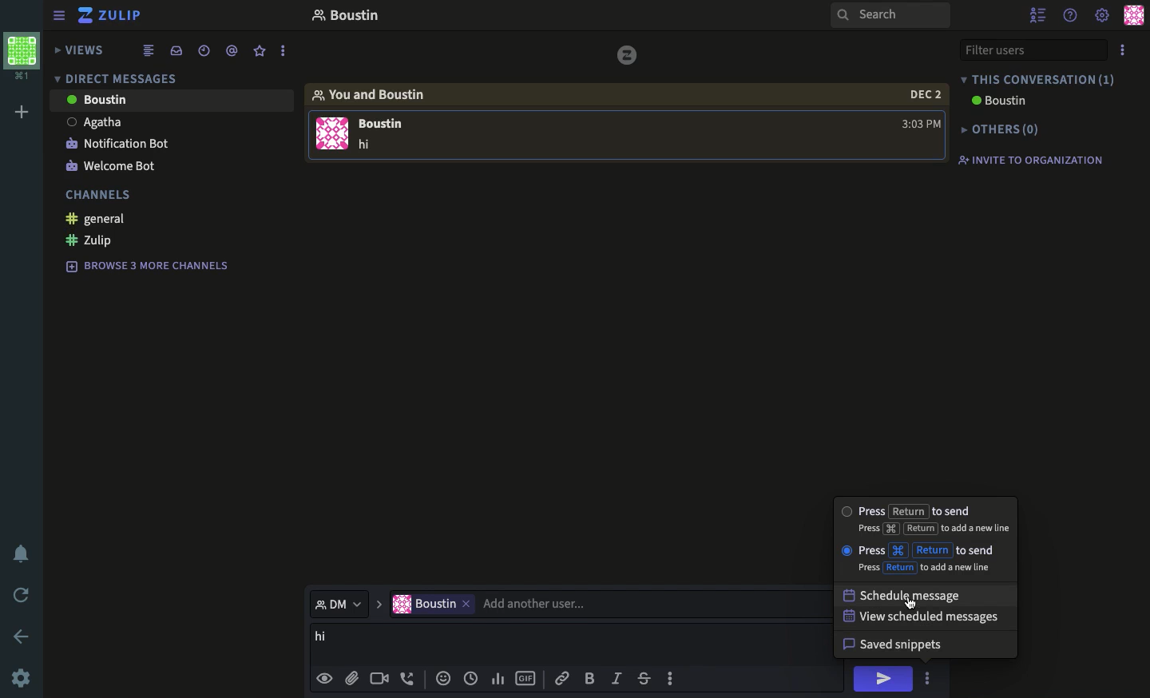 This screenshot has width=1150, height=698. Describe the element at coordinates (1002, 101) in the screenshot. I see `Boustin` at that location.